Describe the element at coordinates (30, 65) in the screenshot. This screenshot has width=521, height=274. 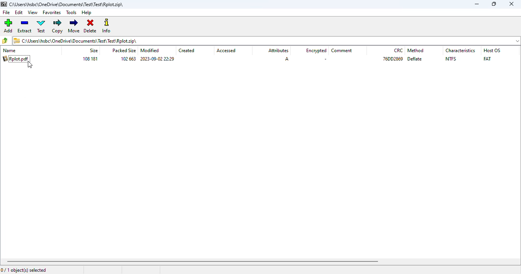
I see `cursor` at that location.